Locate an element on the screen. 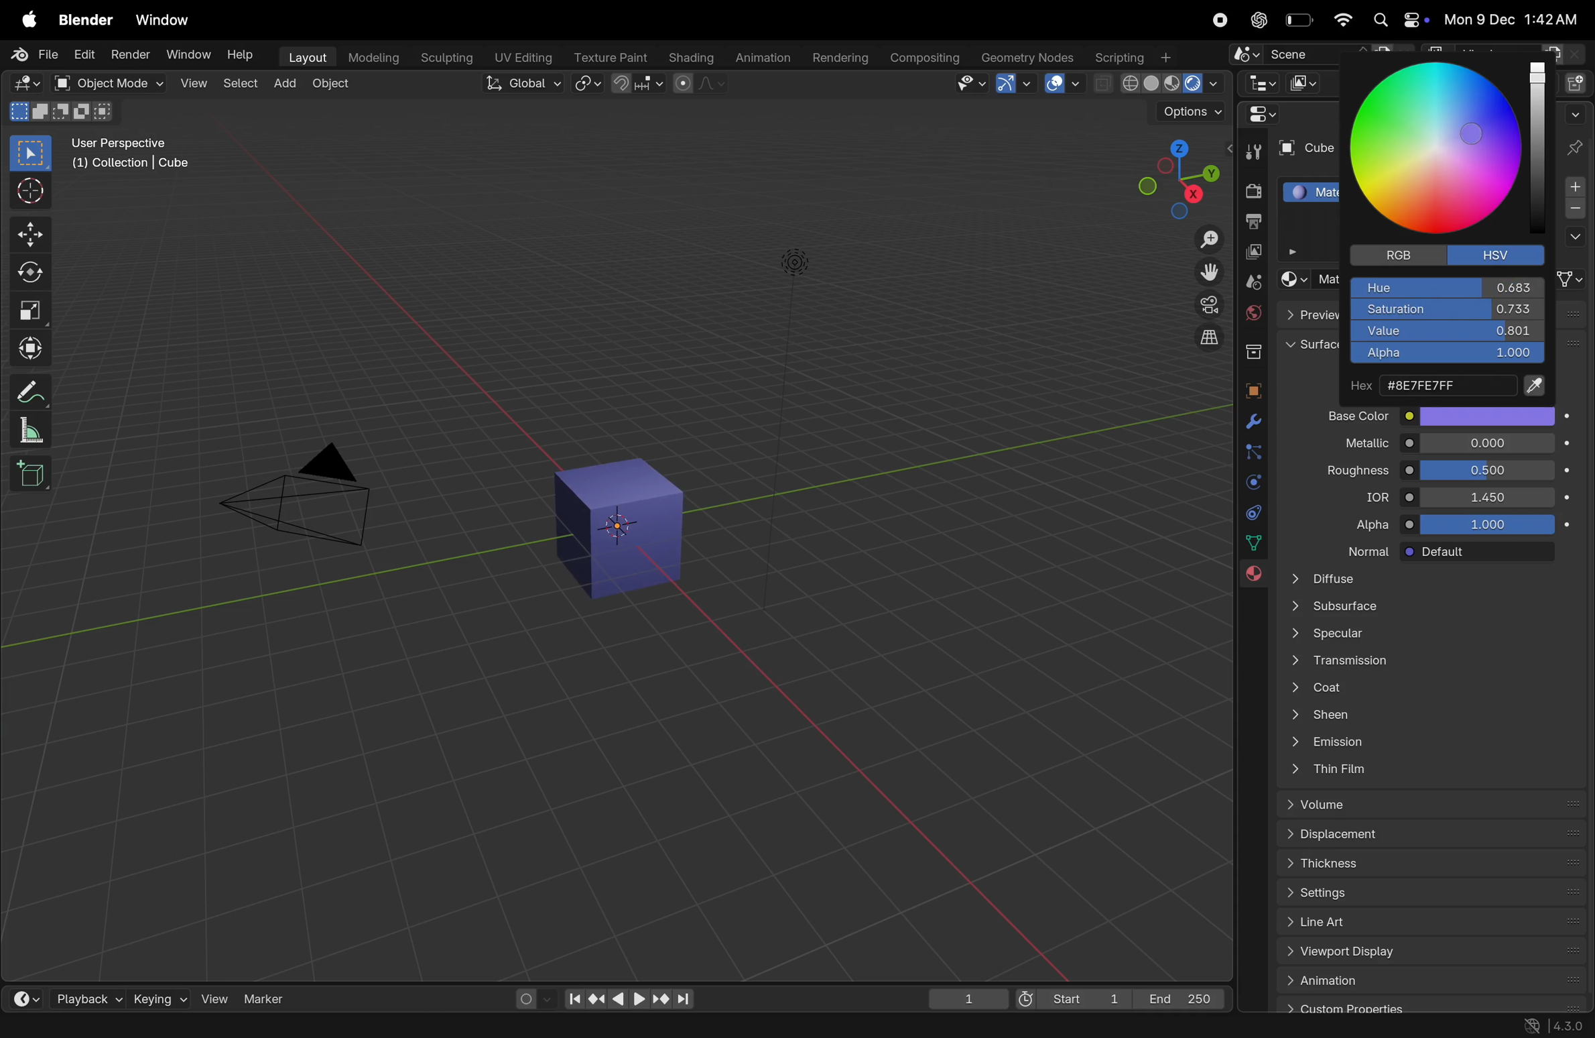  Diffuse is located at coordinates (1425, 578).